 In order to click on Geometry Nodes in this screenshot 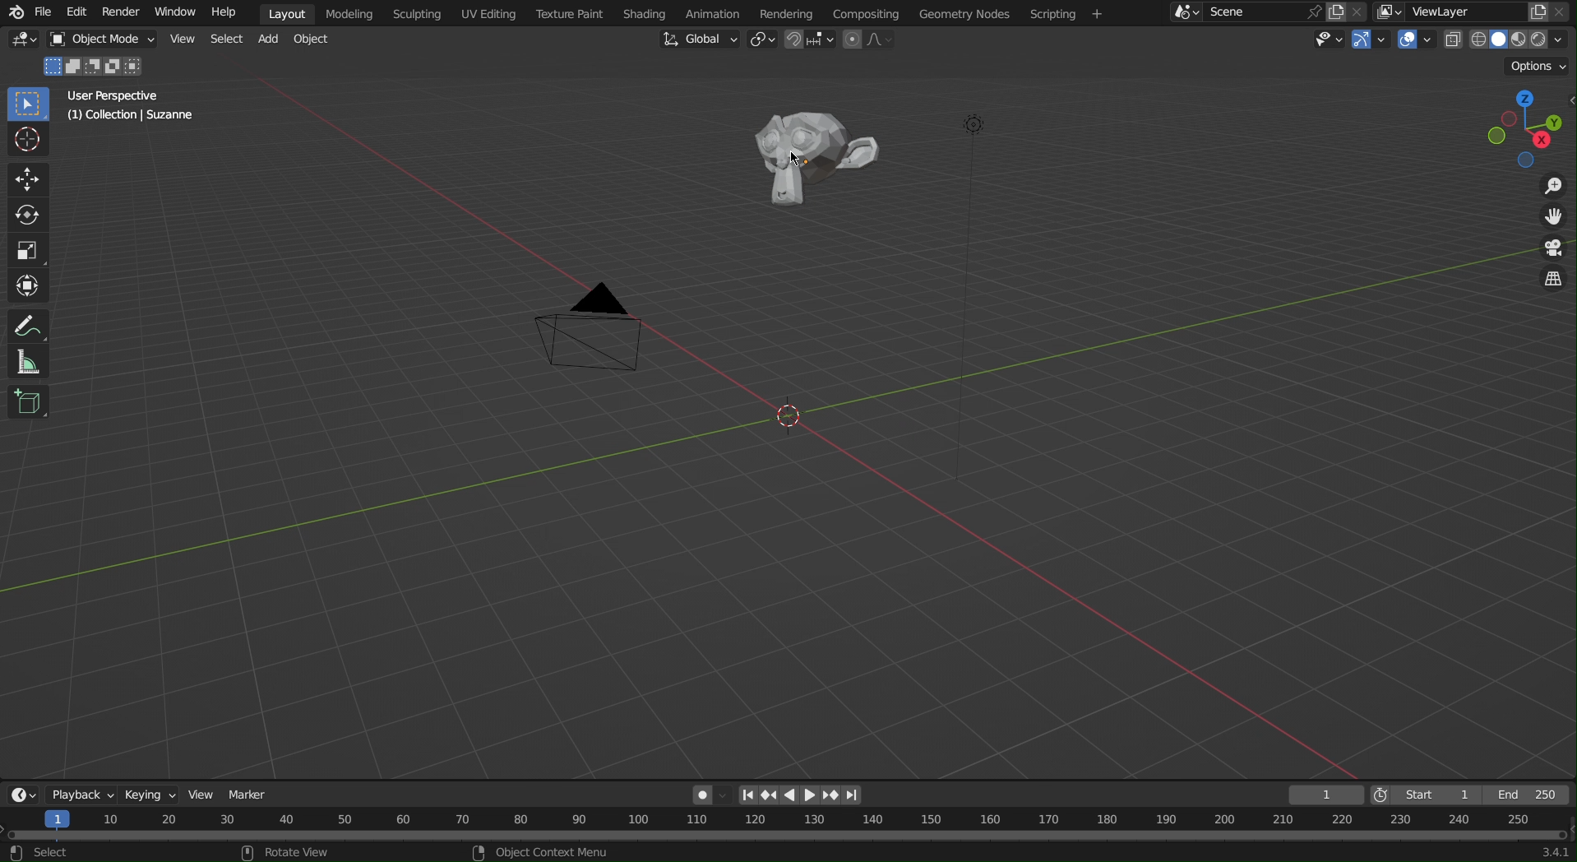, I will do `click(969, 15)`.